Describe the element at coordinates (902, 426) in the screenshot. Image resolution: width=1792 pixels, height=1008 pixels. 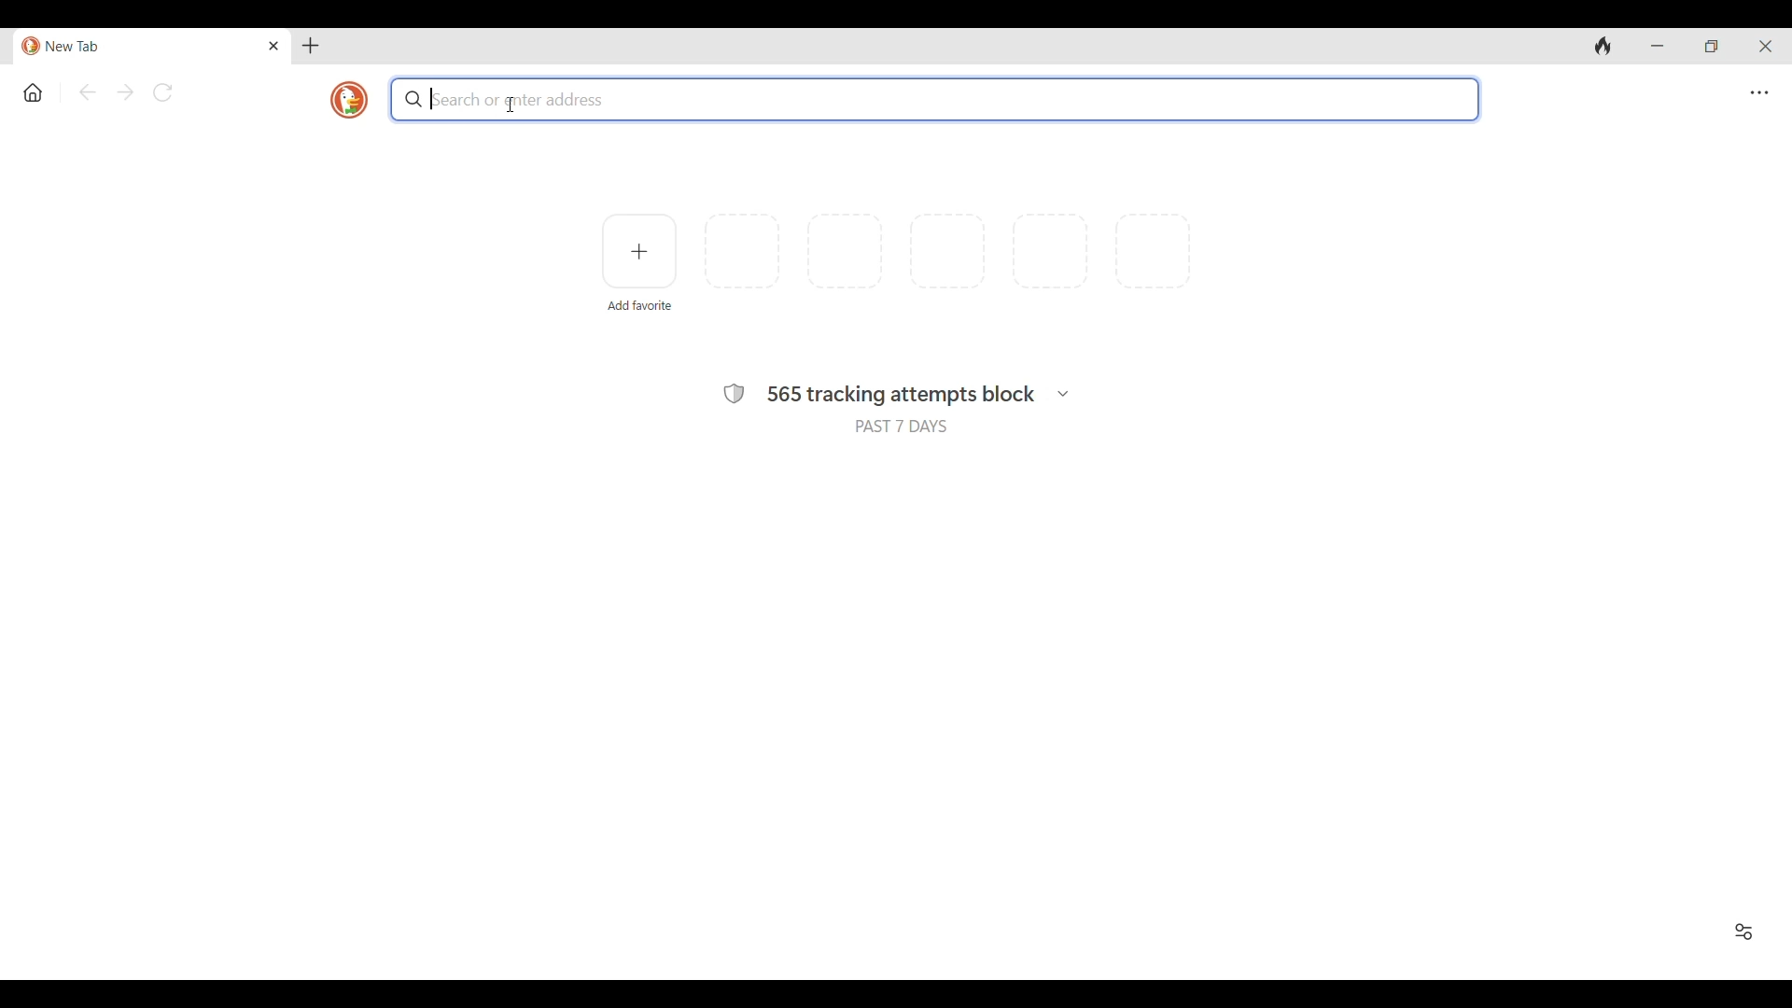
I see `PAST 7 DAYS` at that location.